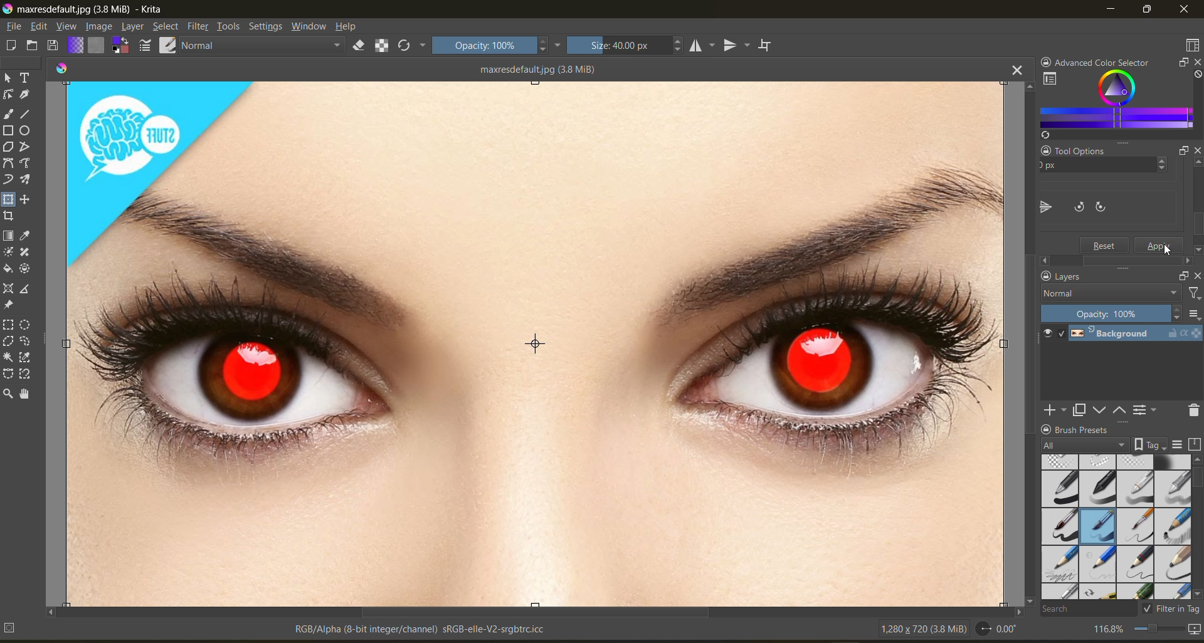  Describe the element at coordinates (9, 77) in the screenshot. I see `tool` at that location.